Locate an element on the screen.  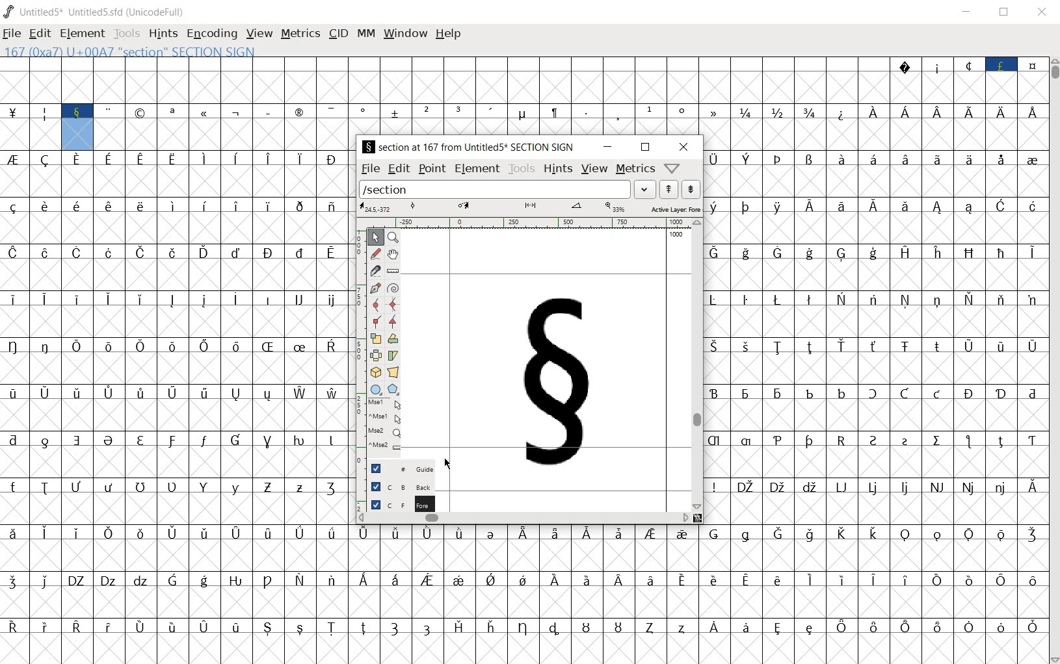
change whether spiro is active or not is located at coordinates (394, 288).